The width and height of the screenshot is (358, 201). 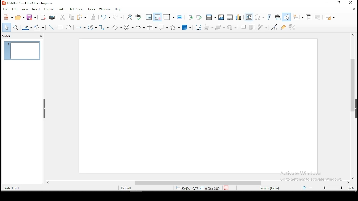 What do you see at coordinates (277, 17) in the screenshot?
I see `insert hyperlink` at bounding box center [277, 17].